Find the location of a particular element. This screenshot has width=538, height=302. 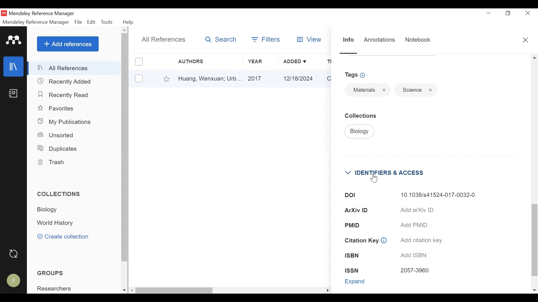

Mendeley Desktop Icon is located at coordinates (4, 13).